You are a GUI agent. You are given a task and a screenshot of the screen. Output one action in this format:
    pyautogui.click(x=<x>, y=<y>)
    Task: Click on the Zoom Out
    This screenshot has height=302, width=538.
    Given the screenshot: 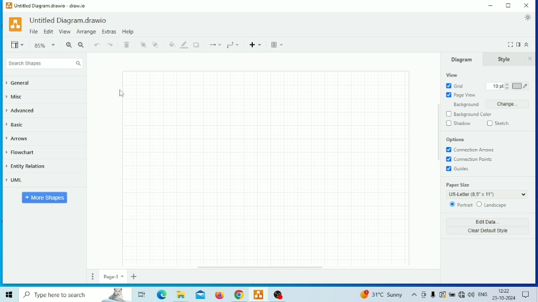 What is the action you would take?
    pyautogui.click(x=81, y=46)
    